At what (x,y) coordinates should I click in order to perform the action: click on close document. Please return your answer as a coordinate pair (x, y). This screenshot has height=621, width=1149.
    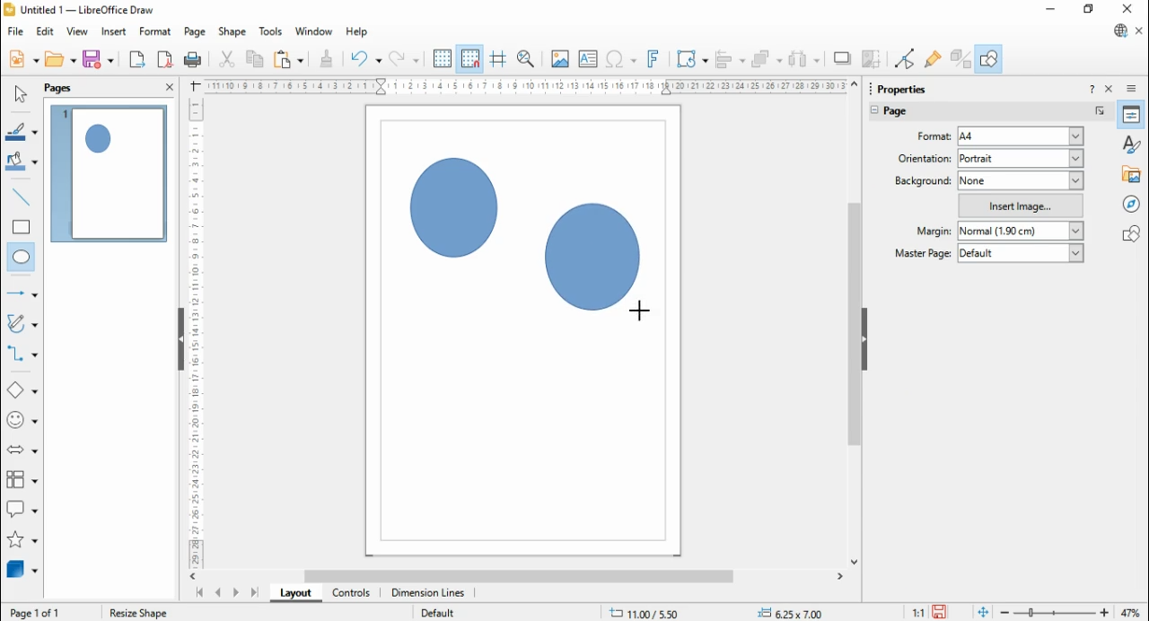
    Looking at the image, I should click on (1140, 31).